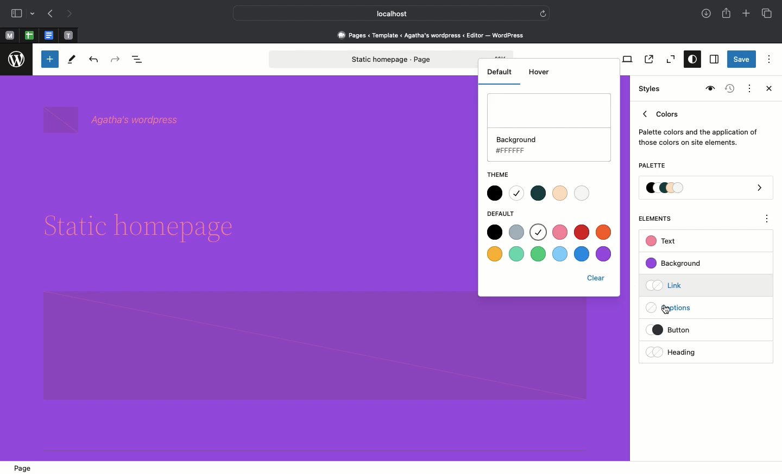  What do you see at coordinates (69, 36) in the screenshot?
I see `Pinned tab` at bounding box center [69, 36].